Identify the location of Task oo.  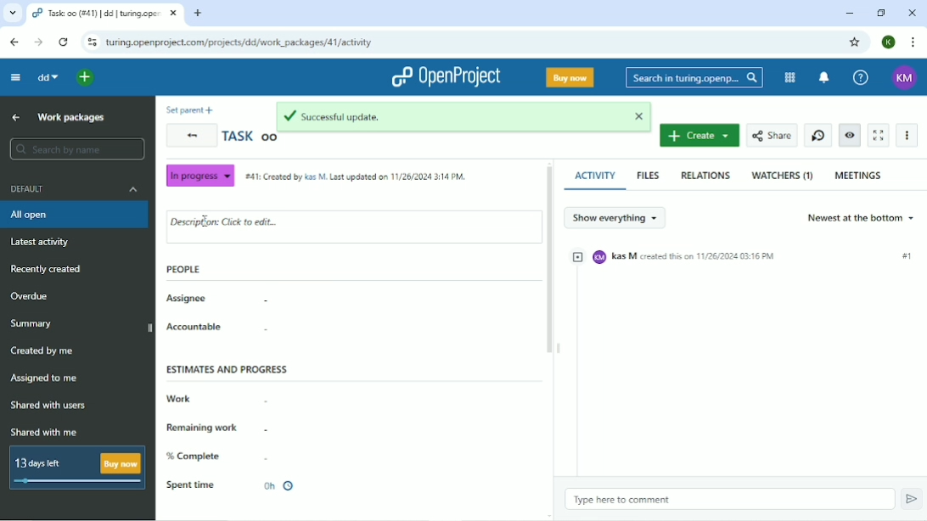
(248, 138).